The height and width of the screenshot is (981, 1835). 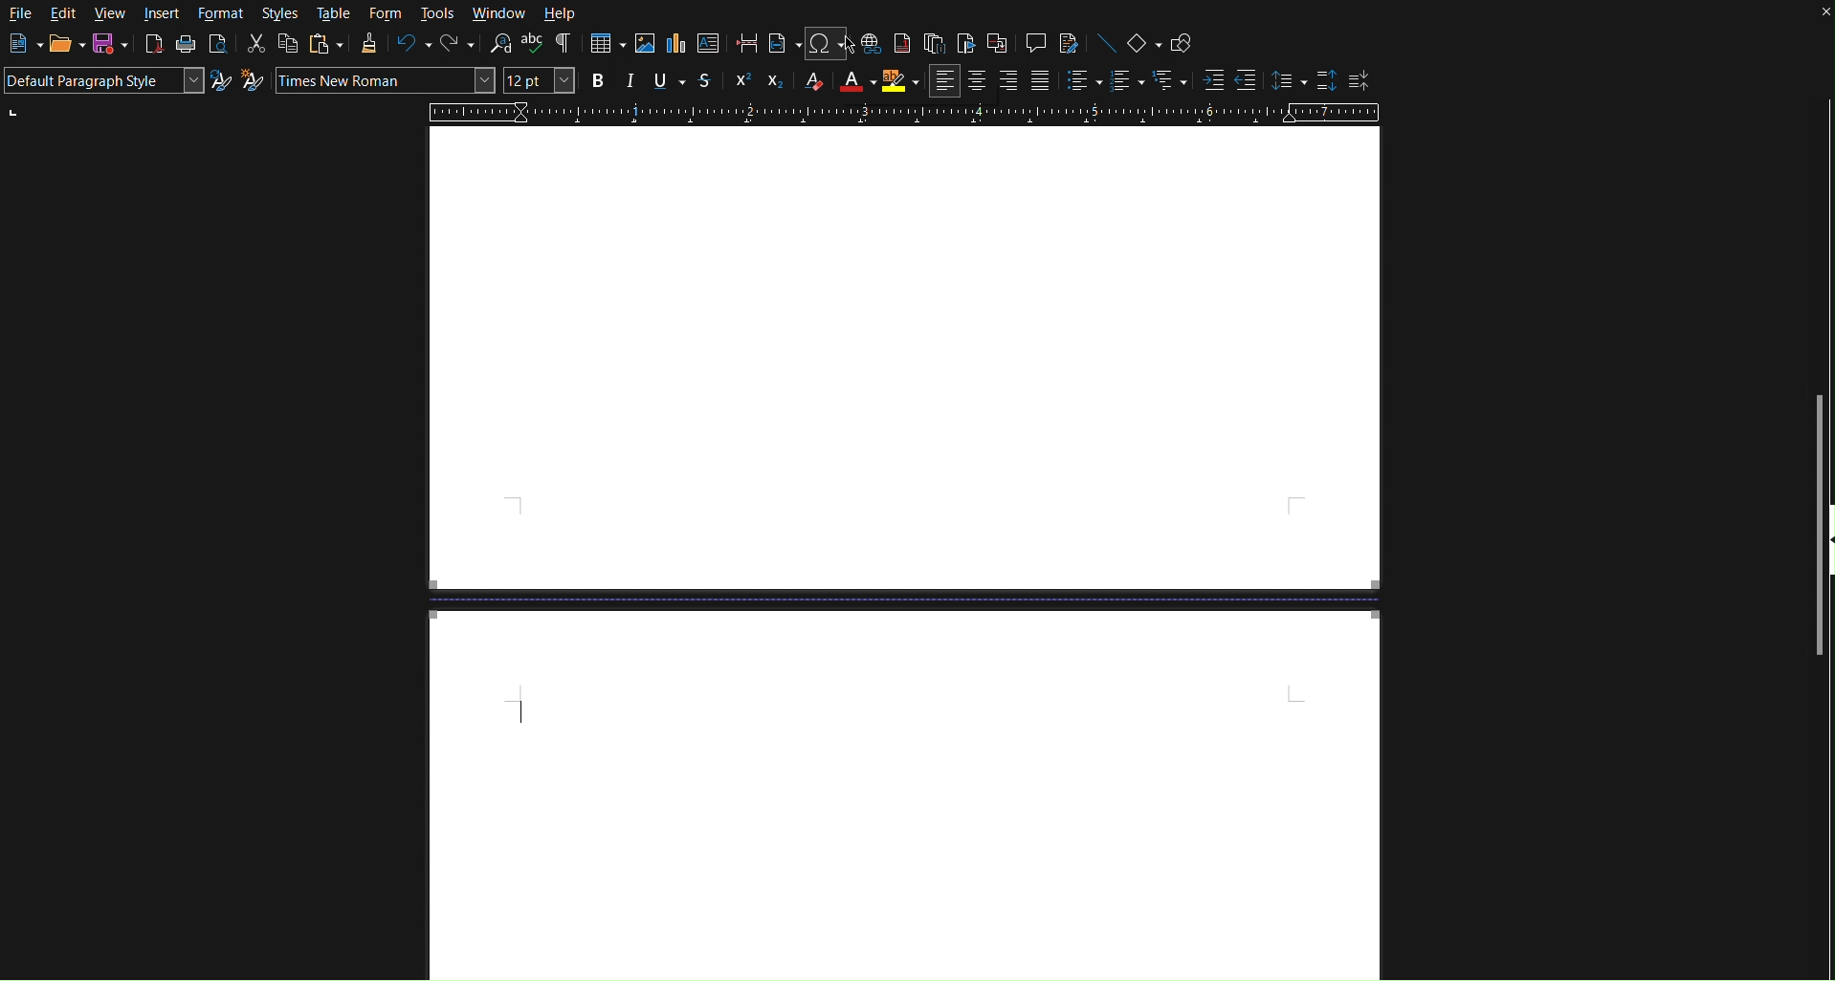 I want to click on Show Draw Functions, so click(x=1179, y=39).